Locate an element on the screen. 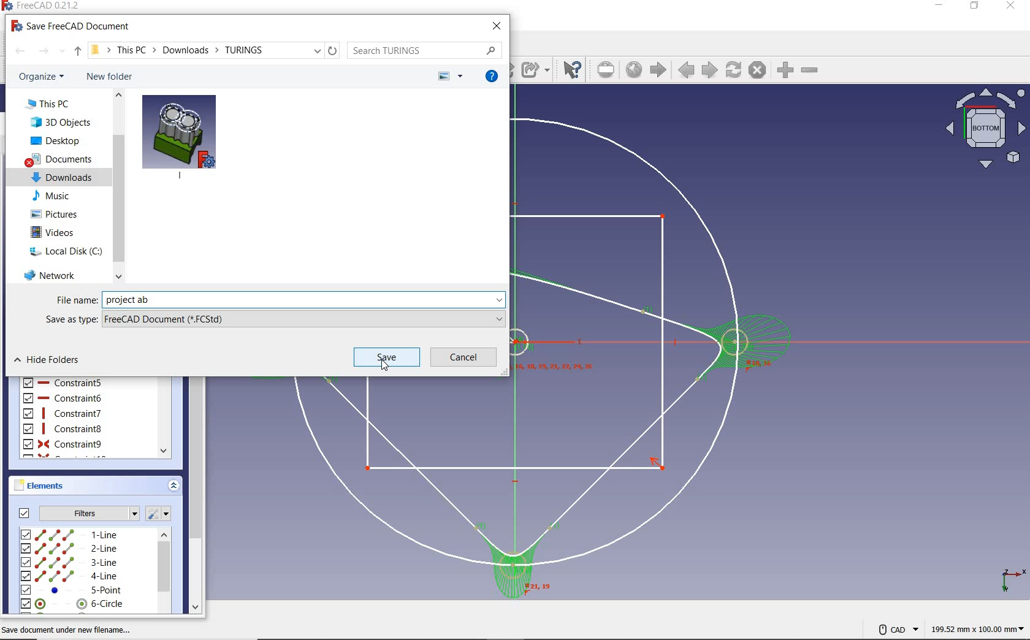 The image size is (1030, 640). save freeCAD document is located at coordinates (71, 25).